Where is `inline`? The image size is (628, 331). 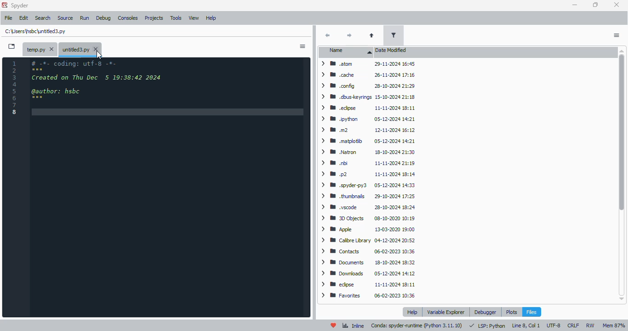 inline is located at coordinates (353, 325).